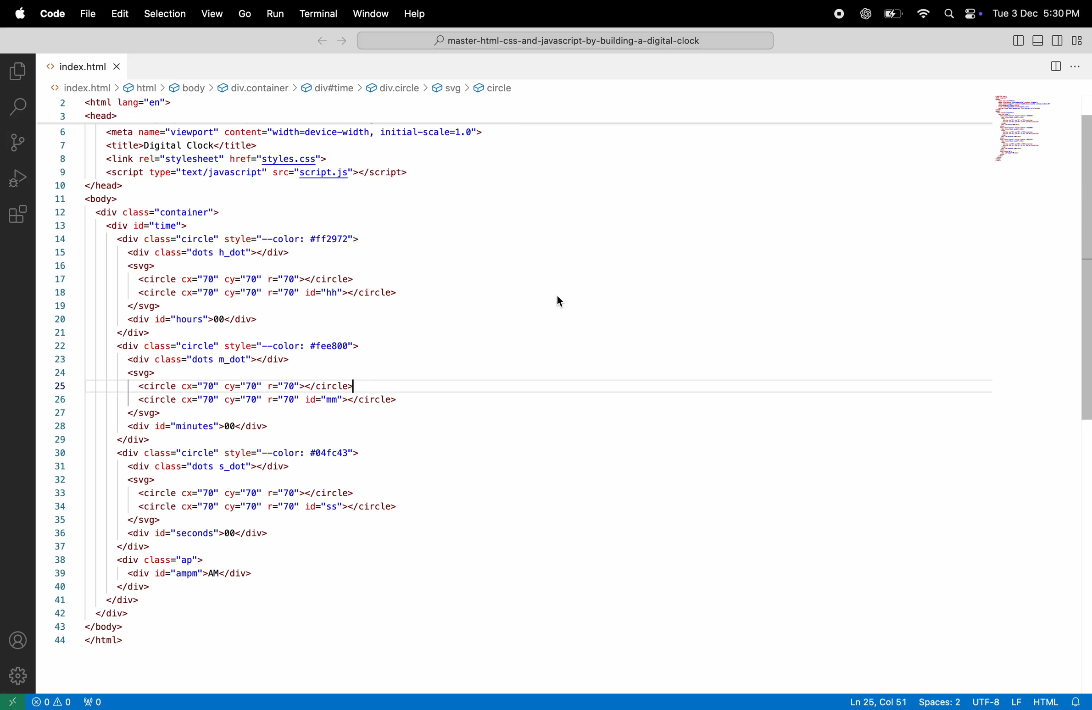  What do you see at coordinates (51, 14) in the screenshot?
I see `code` at bounding box center [51, 14].